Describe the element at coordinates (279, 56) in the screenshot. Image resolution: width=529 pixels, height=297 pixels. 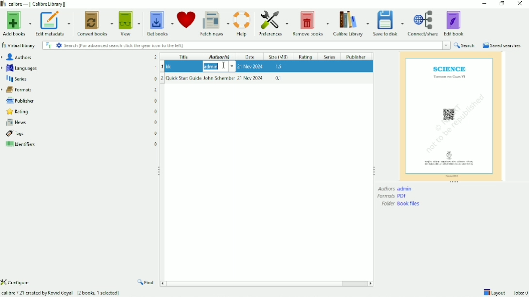
I see `Size` at that location.